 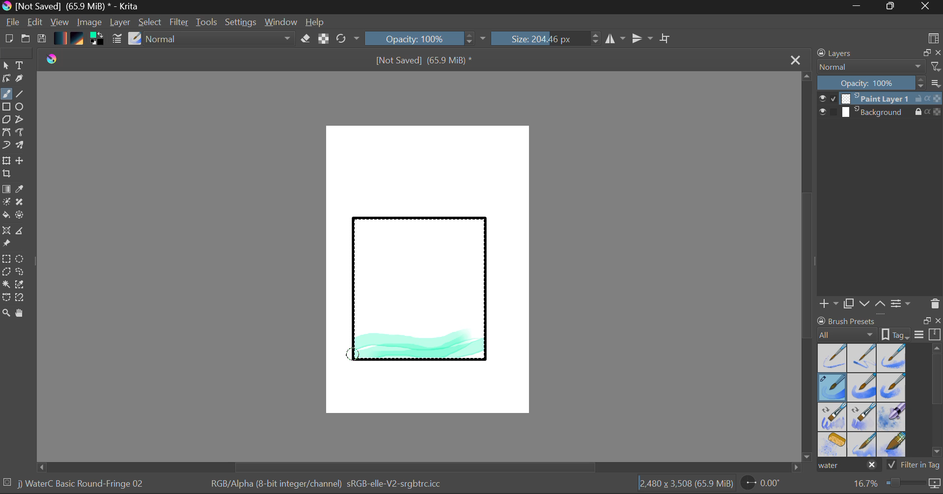 I want to click on Layer Opacity, so click(x=881, y=83).